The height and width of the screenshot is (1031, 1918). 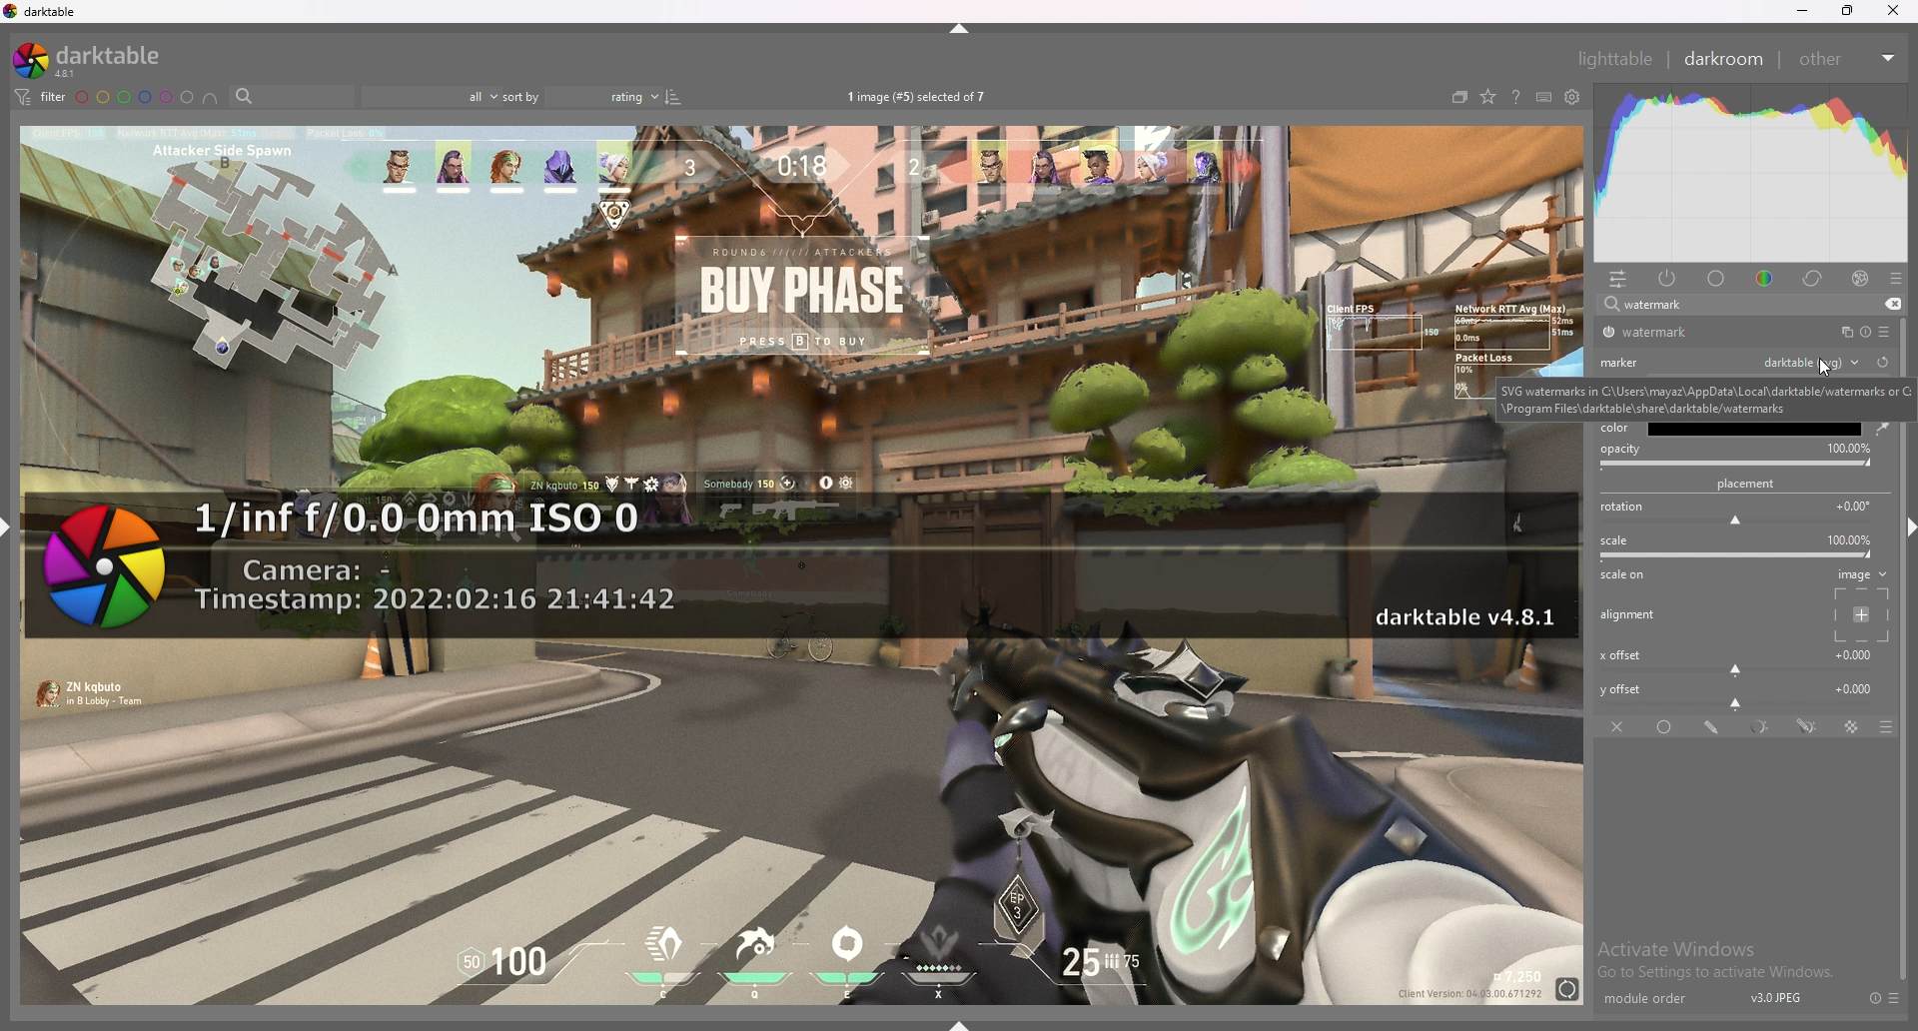 What do you see at coordinates (1890, 305) in the screenshot?
I see `remove` at bounding box center [1890, 305].